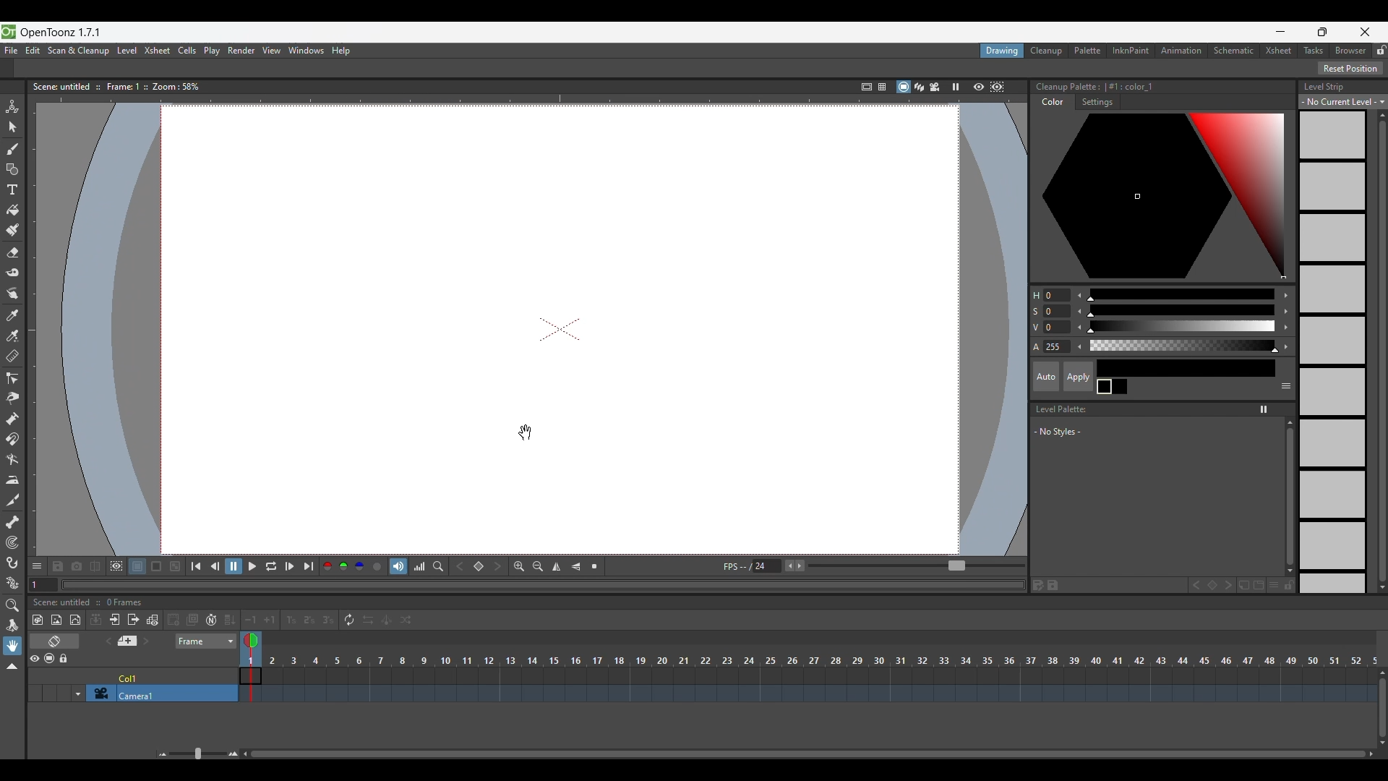  I want to click on Brush tool, so click(12, 148).